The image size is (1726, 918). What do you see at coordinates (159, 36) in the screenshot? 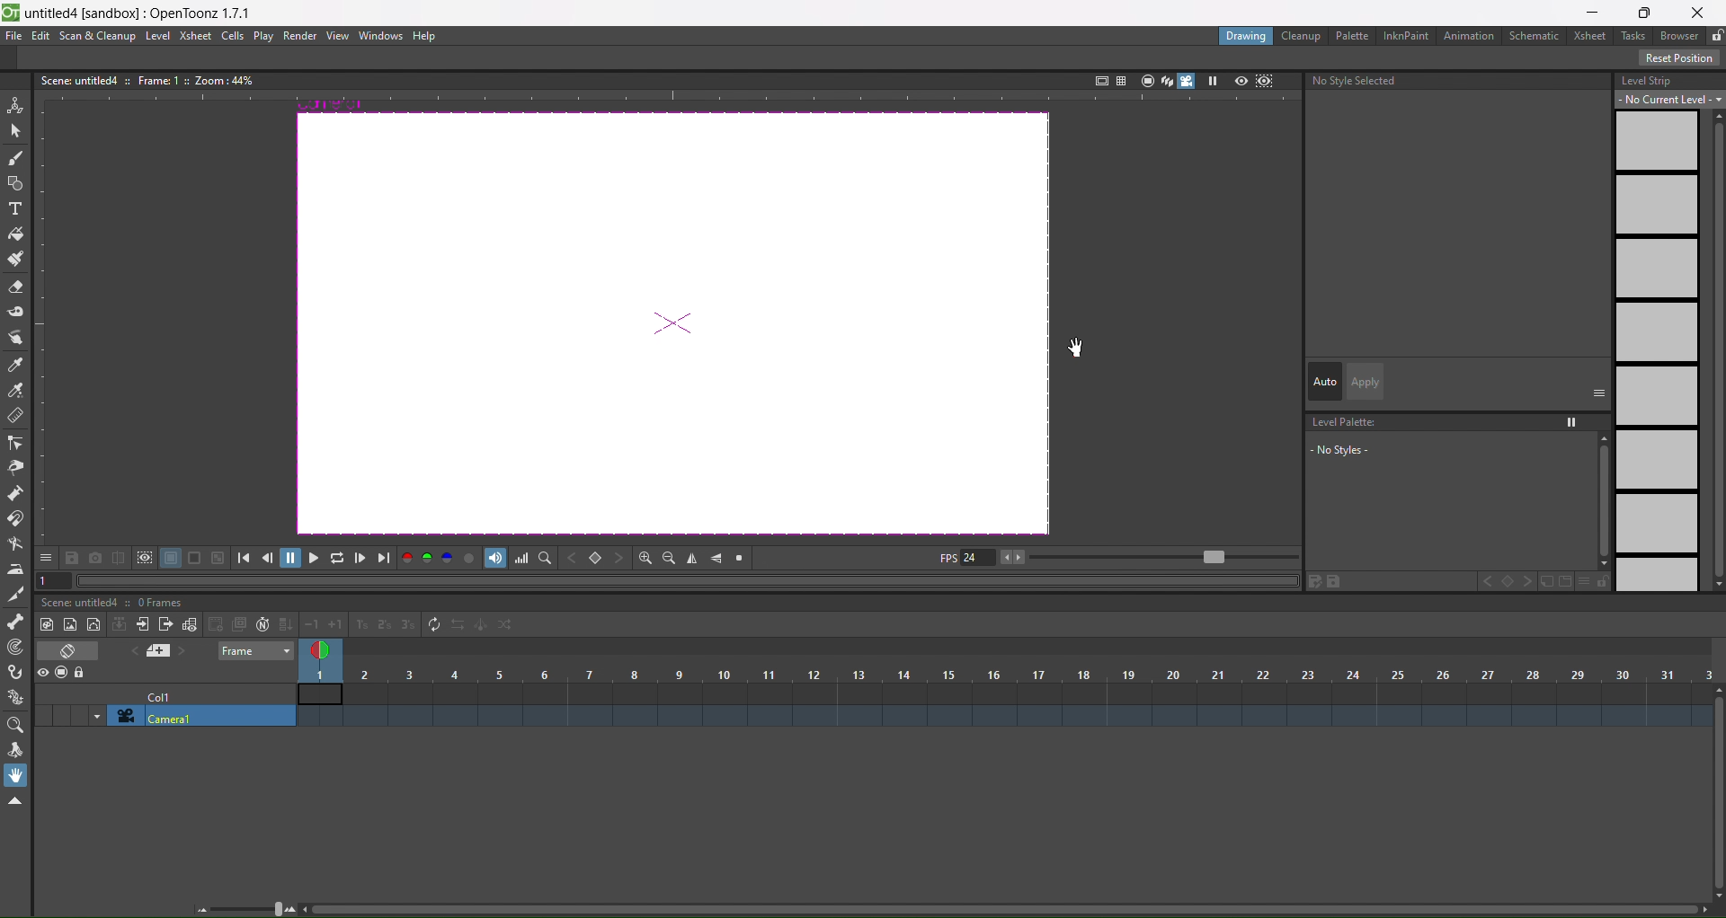
I see `level` at bounding box center [159, 36].